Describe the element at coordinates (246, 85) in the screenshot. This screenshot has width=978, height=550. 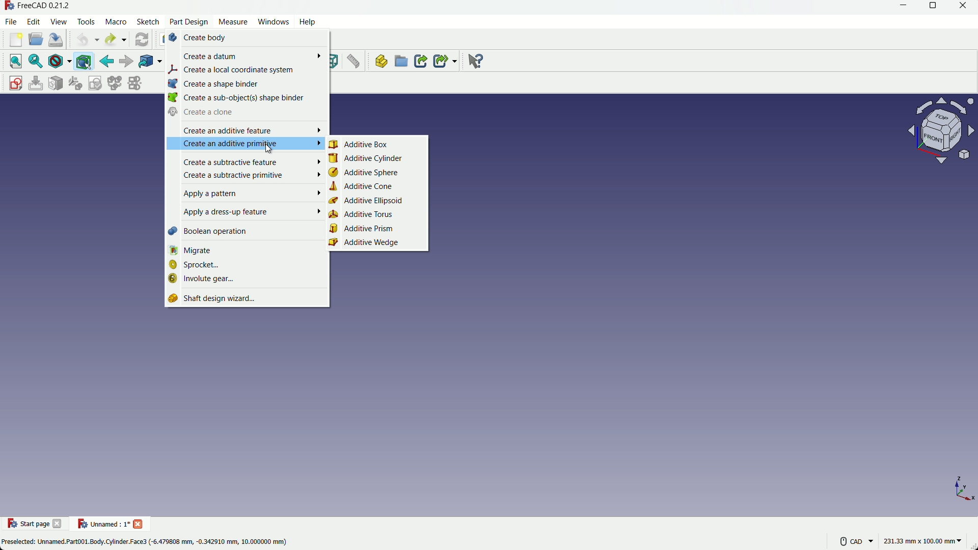
I see `create a shape binder` at that location.